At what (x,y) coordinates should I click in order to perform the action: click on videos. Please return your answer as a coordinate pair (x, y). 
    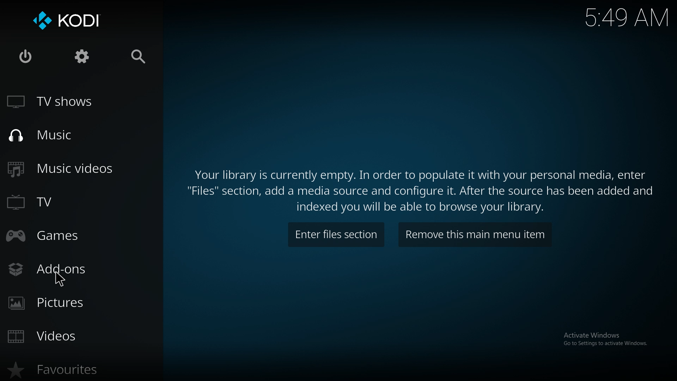
    Looking at the image, I should click on (47, 338).